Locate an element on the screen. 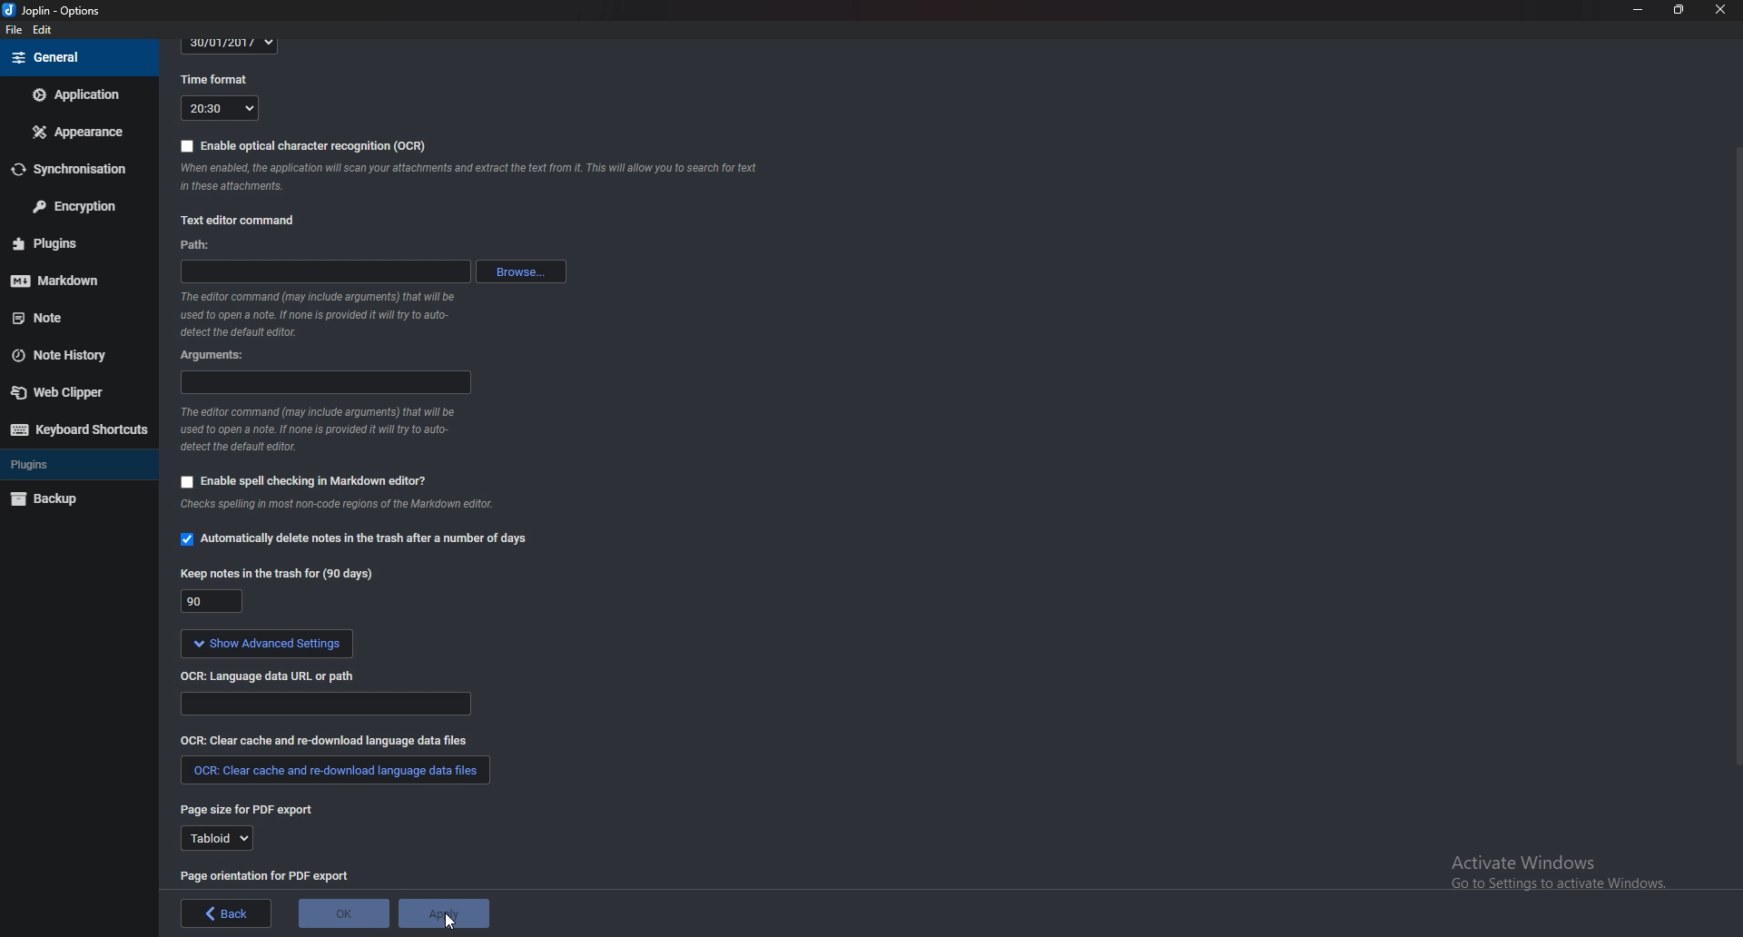  Arguments is located at coordinates (323, 380).